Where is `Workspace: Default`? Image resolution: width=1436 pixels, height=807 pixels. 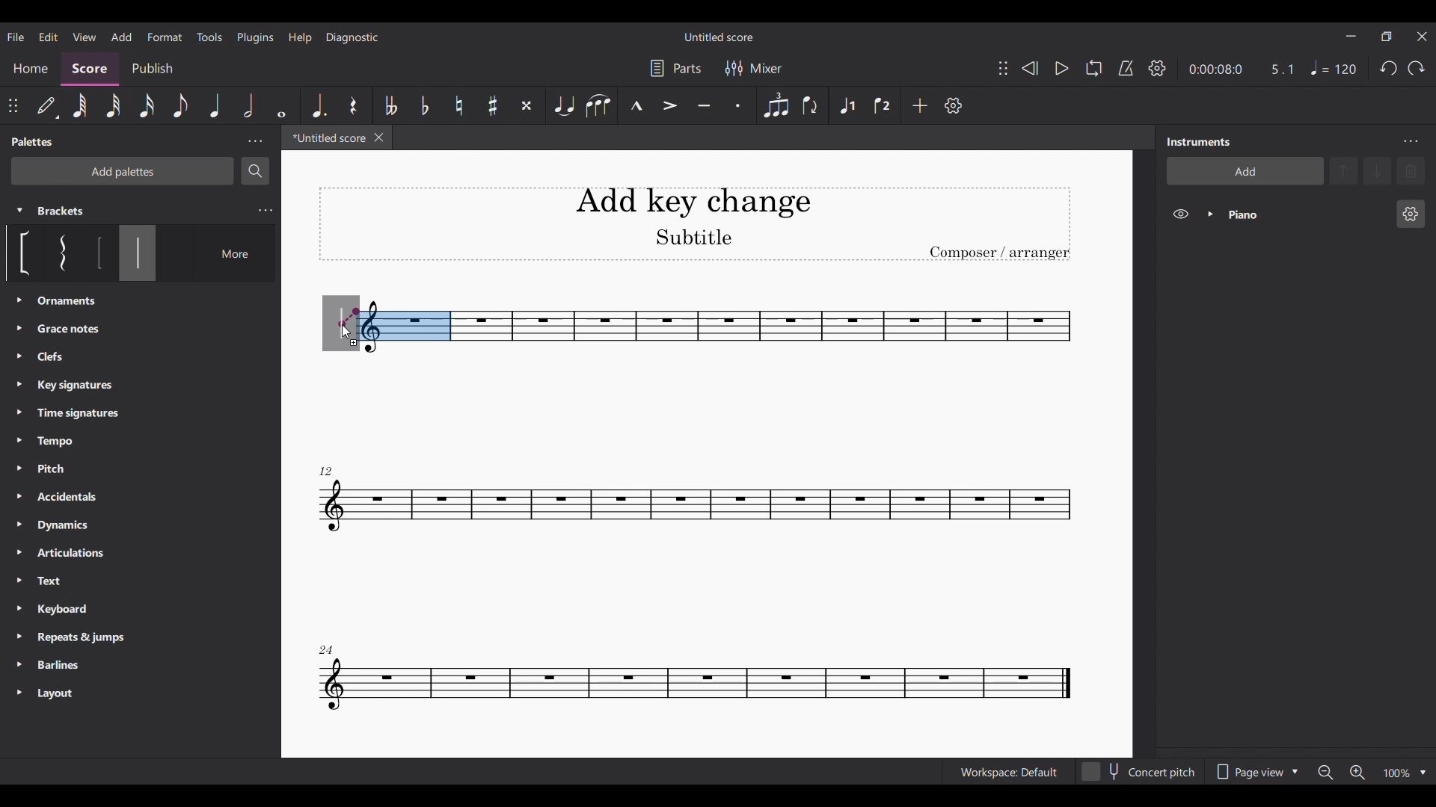
Workspace: Default is located at coordinates (1009, 772).